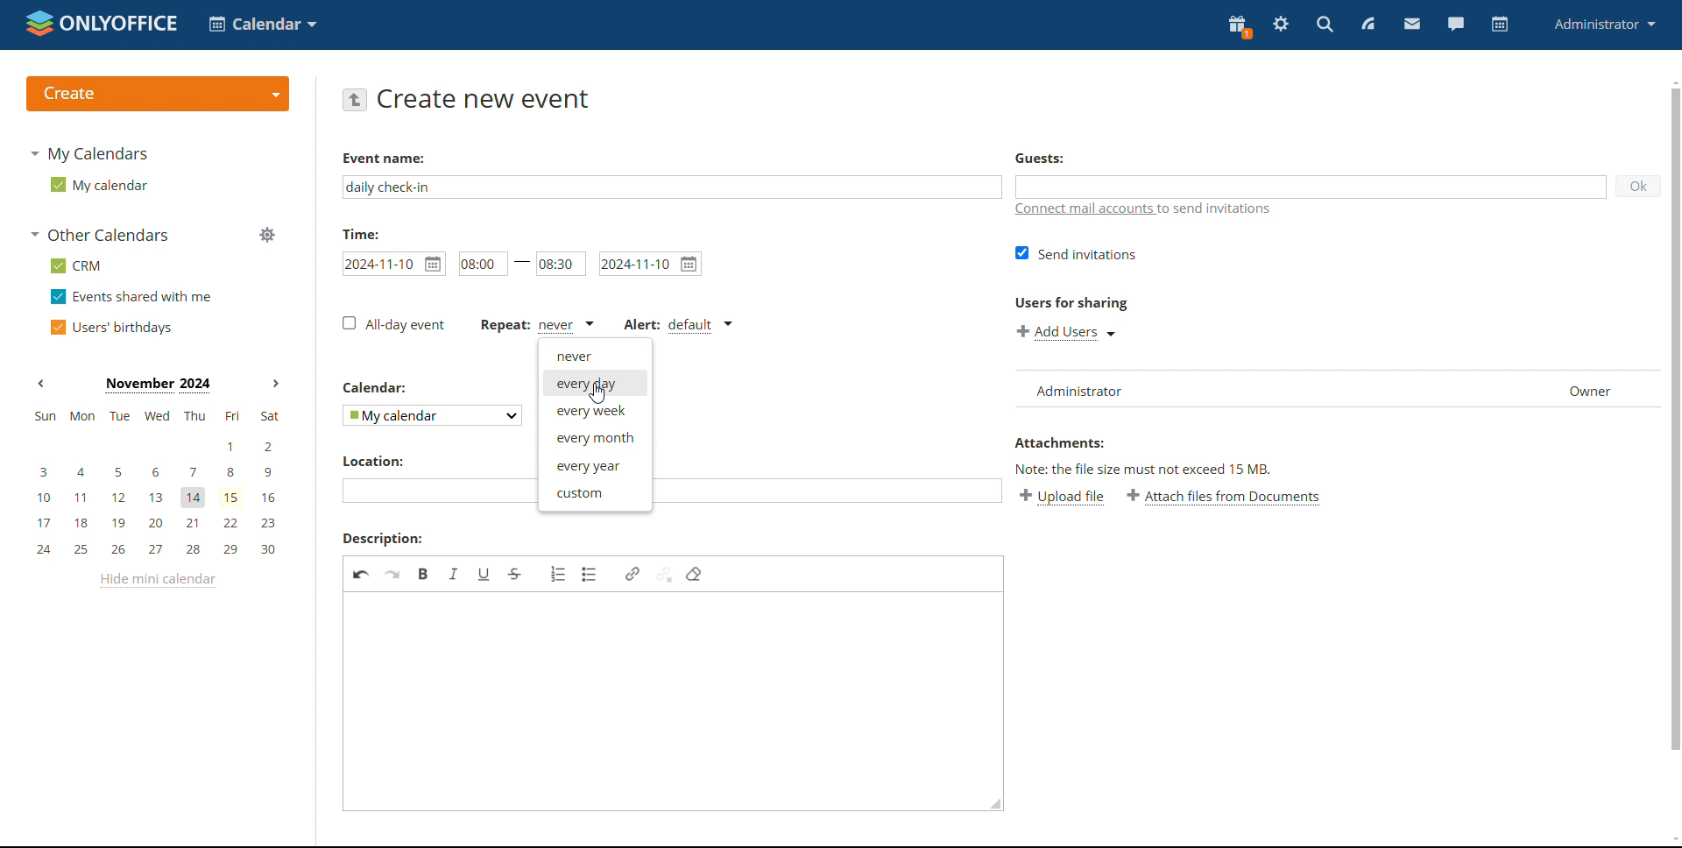 The image size is (1682, 848). I want to click on unlink, so click(664, 574).